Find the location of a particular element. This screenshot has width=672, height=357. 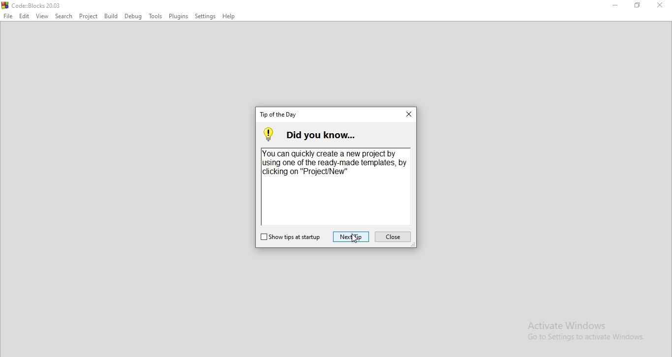

tip of the day is located at coordinates (278, 115).